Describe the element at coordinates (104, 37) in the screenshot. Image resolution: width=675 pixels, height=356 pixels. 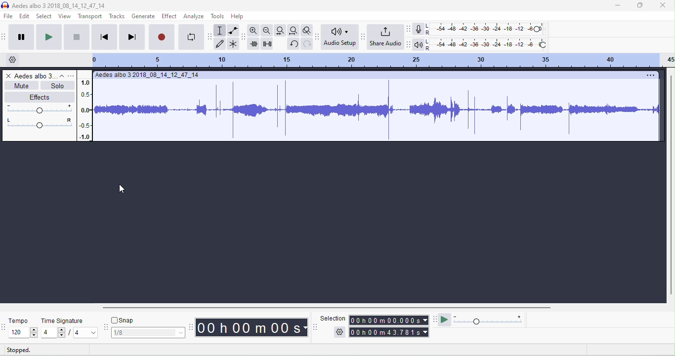
I see `skip to start` at that location.